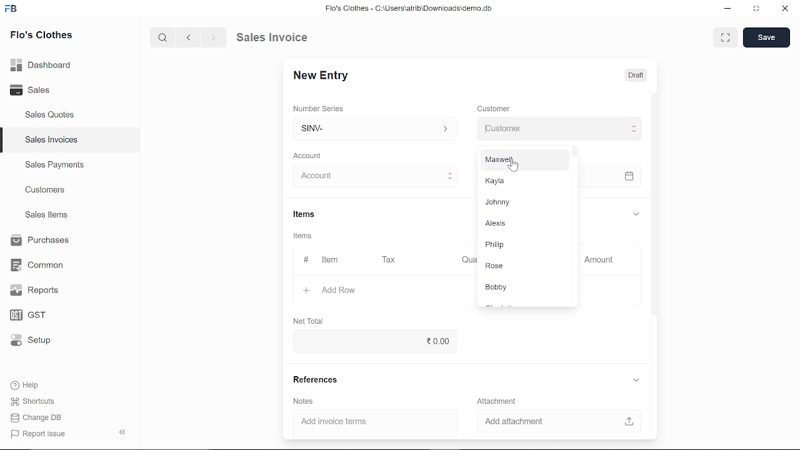  Describe the element at coordinates (51, 116) in the screenshot. I see `Sales Quotes` at that location.